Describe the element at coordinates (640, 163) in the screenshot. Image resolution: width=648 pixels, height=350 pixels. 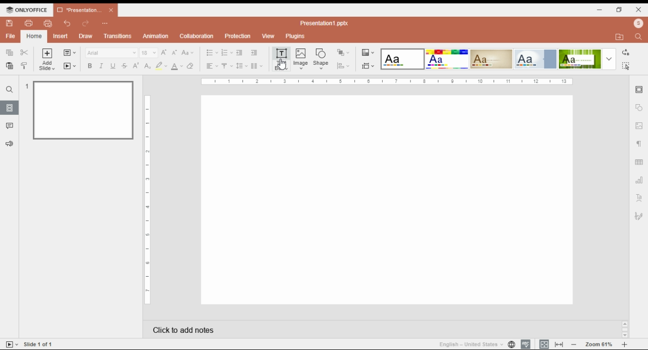
I see `table settings` at that location.